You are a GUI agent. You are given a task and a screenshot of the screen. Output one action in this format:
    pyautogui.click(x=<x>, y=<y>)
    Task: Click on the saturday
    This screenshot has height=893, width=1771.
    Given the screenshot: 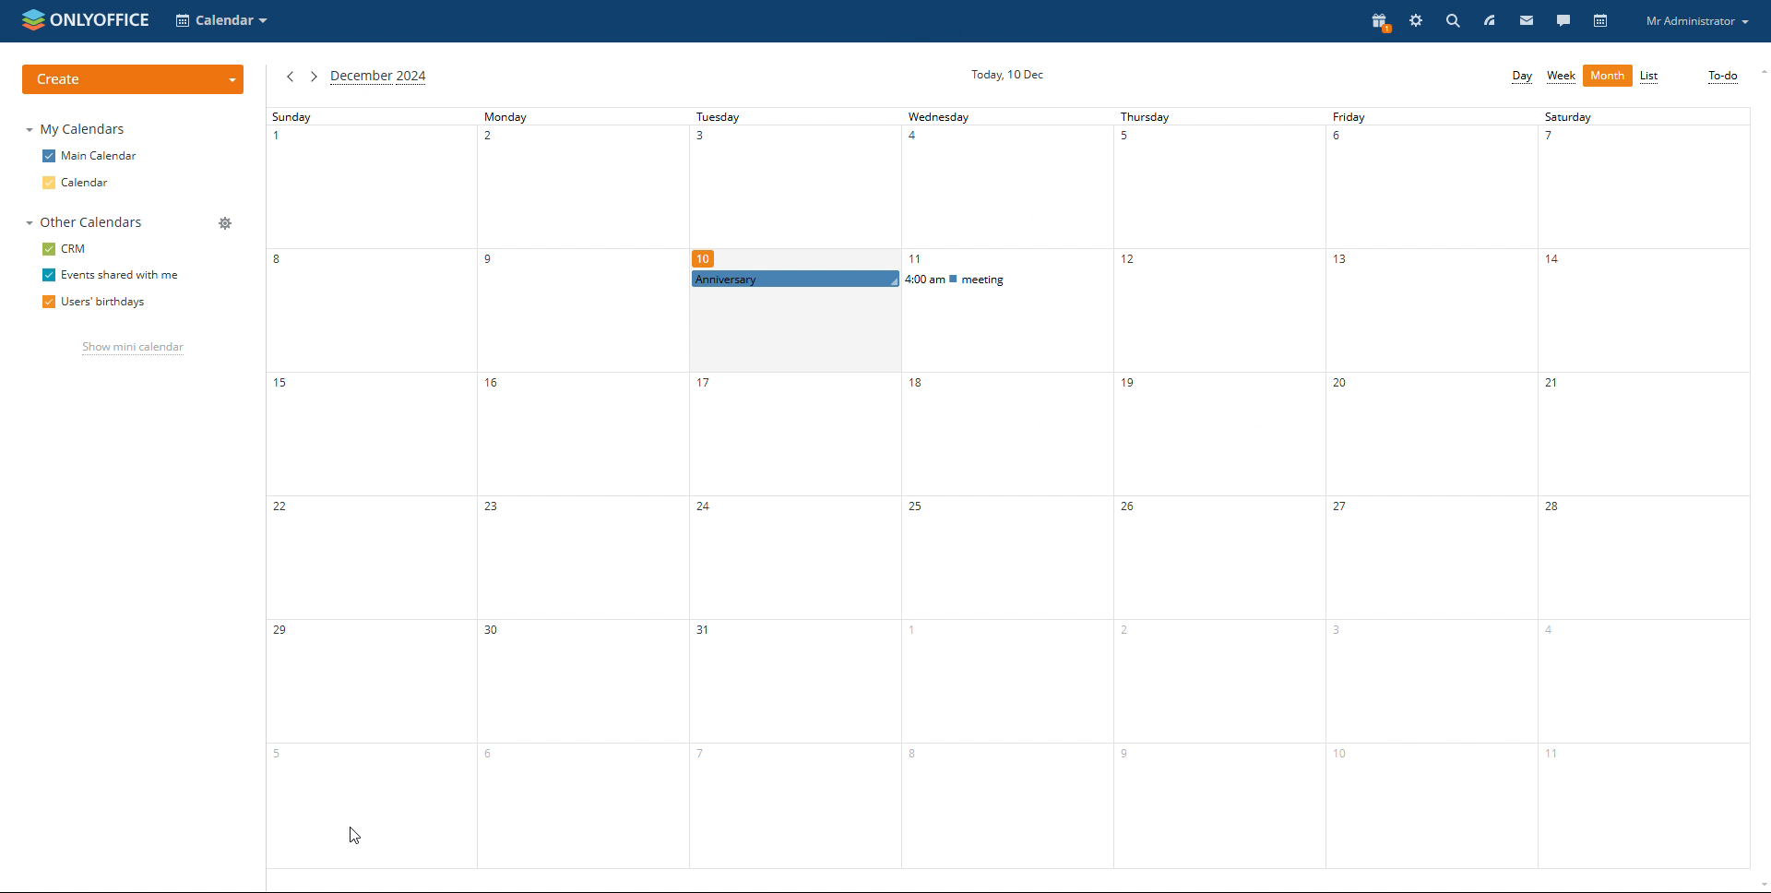 What is the action you would take?
    pyautogui.click(x=1648, y=498)
    